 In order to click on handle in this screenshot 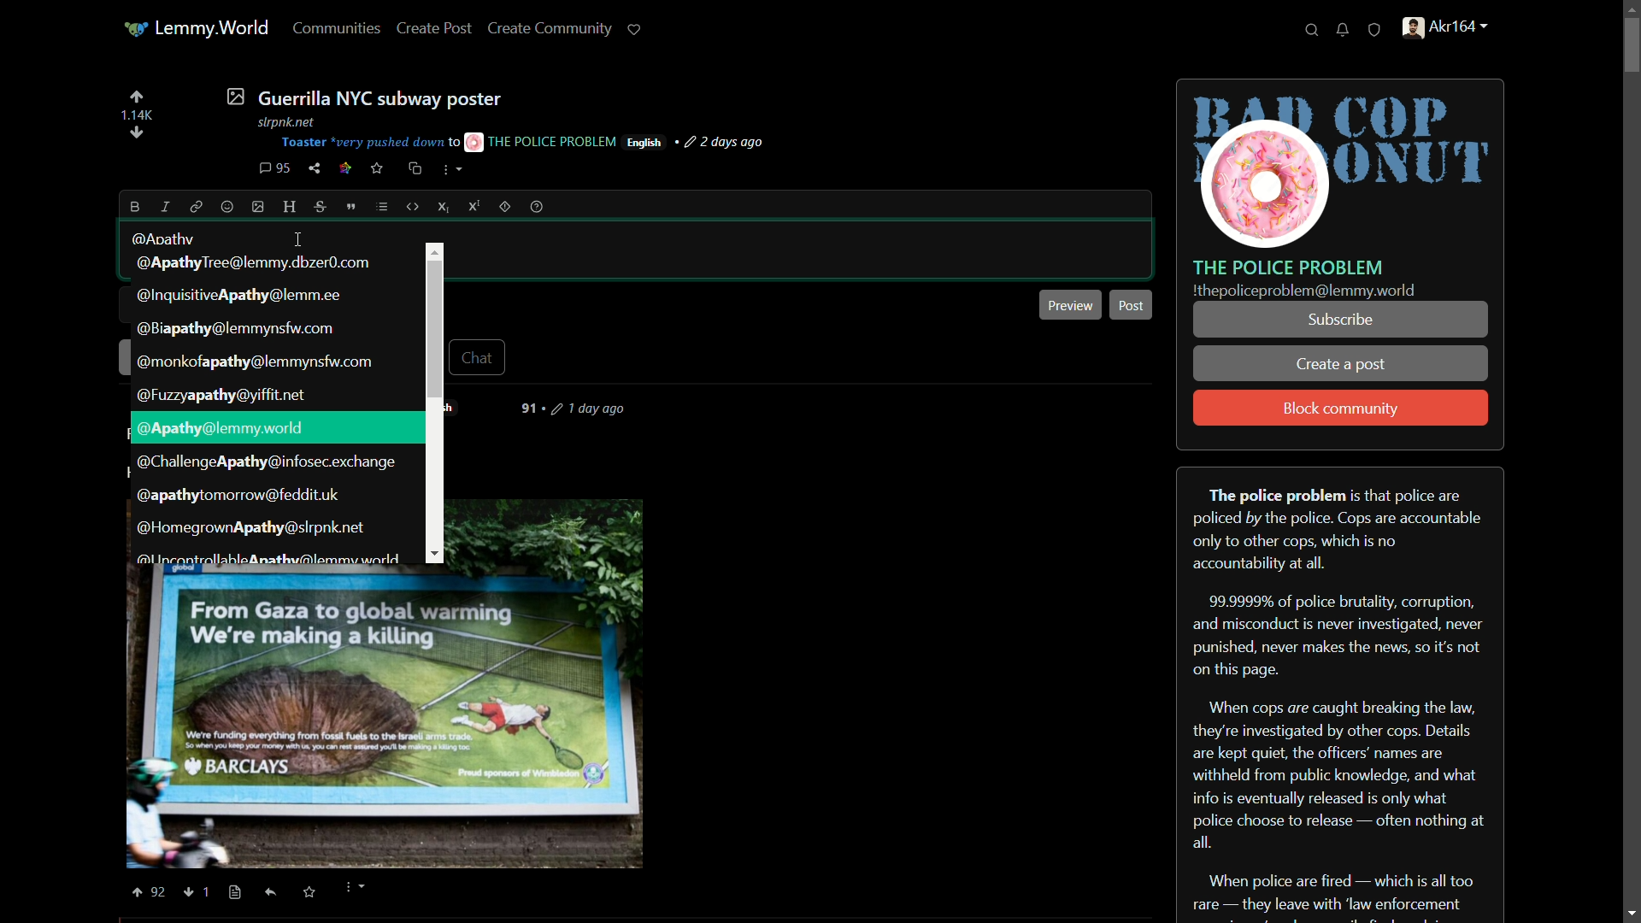, I will do `click(1455, 30)`.